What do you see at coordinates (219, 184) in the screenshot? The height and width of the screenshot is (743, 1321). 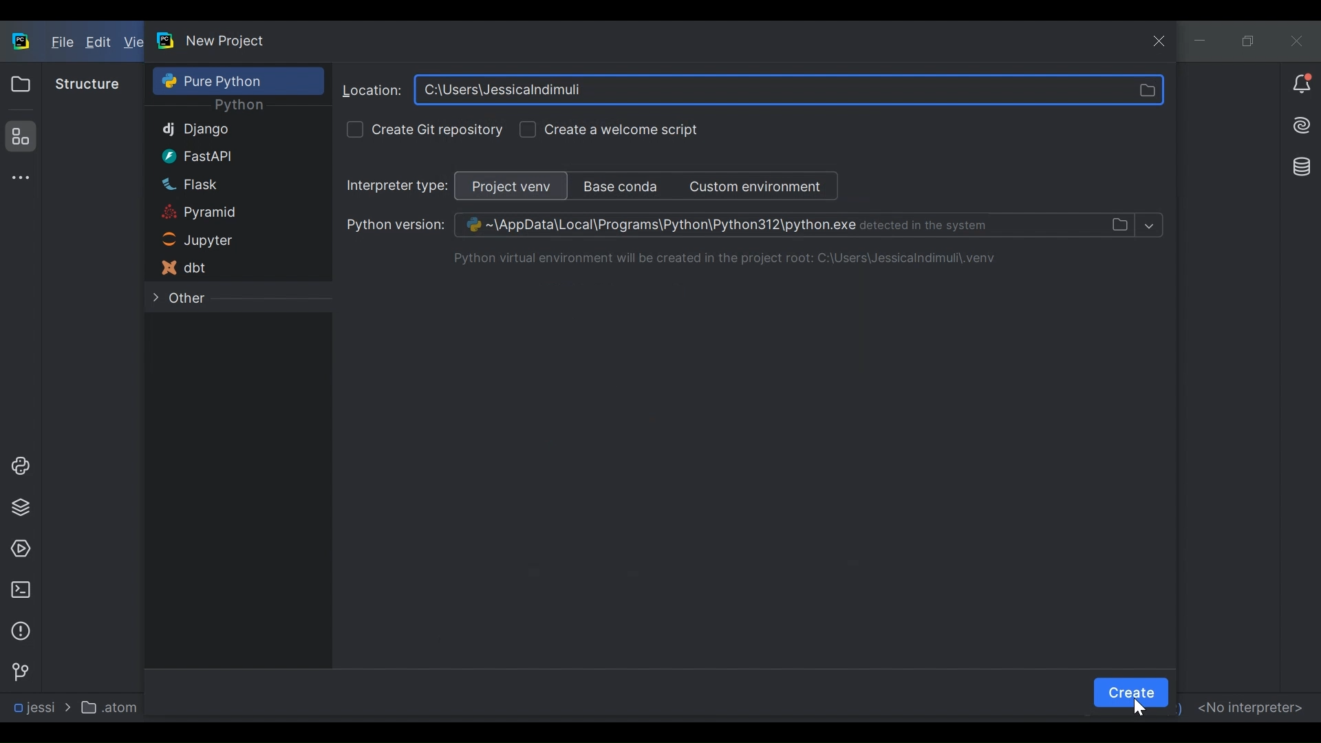 I see `Flask` at bounding box center [219, 184].